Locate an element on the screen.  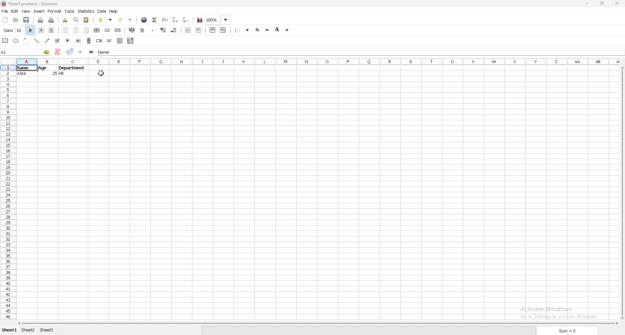
increase indent is located at coordinates (199, 30).